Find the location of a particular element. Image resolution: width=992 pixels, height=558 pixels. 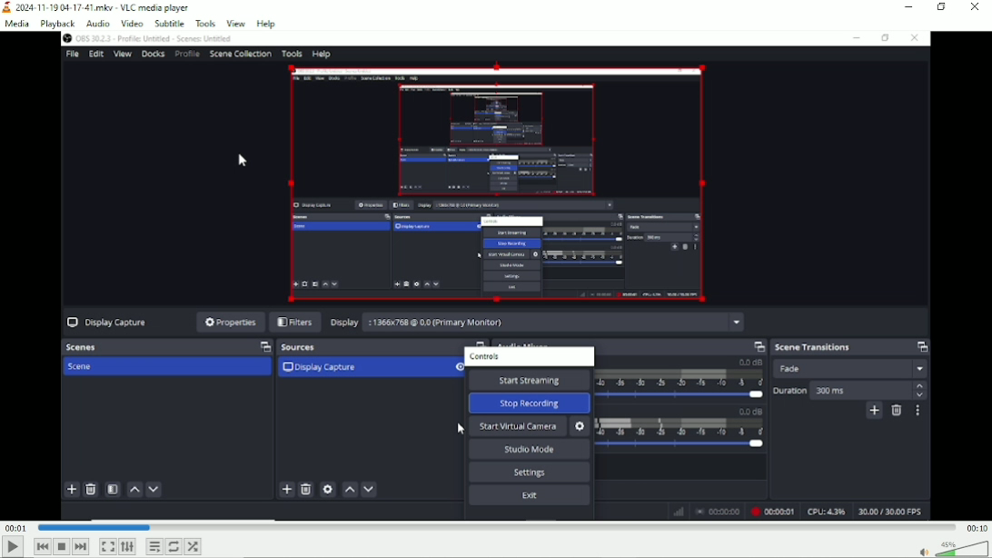

Cursor is located at coordinates (242, 161).